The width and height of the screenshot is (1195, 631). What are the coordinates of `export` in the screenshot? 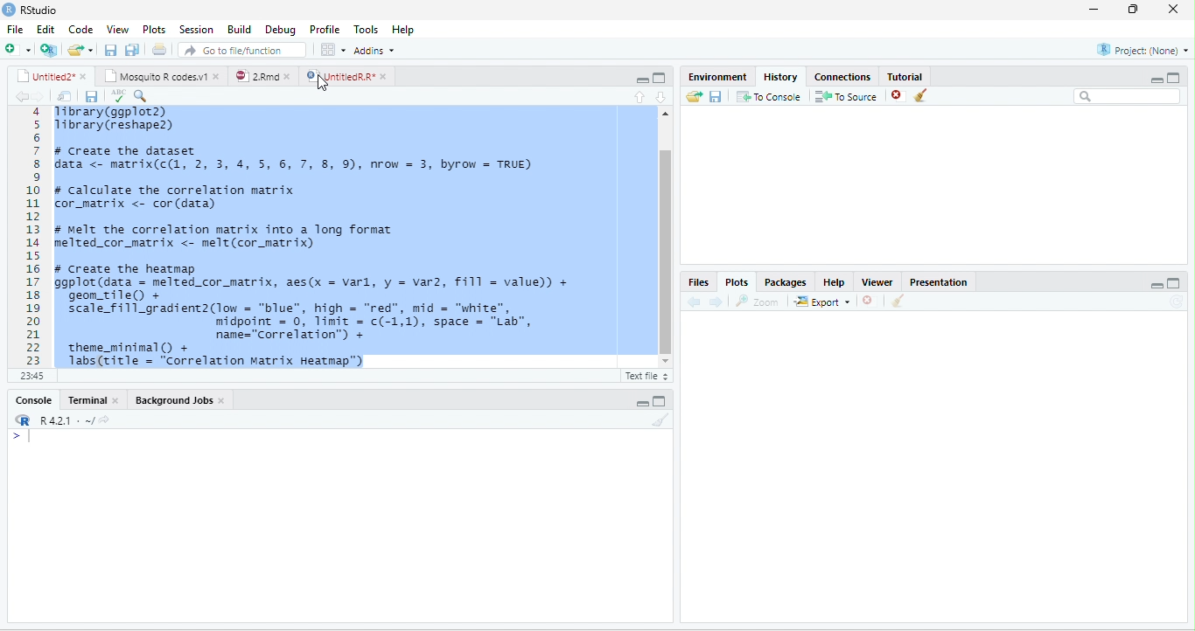 It's located at (822, 303).